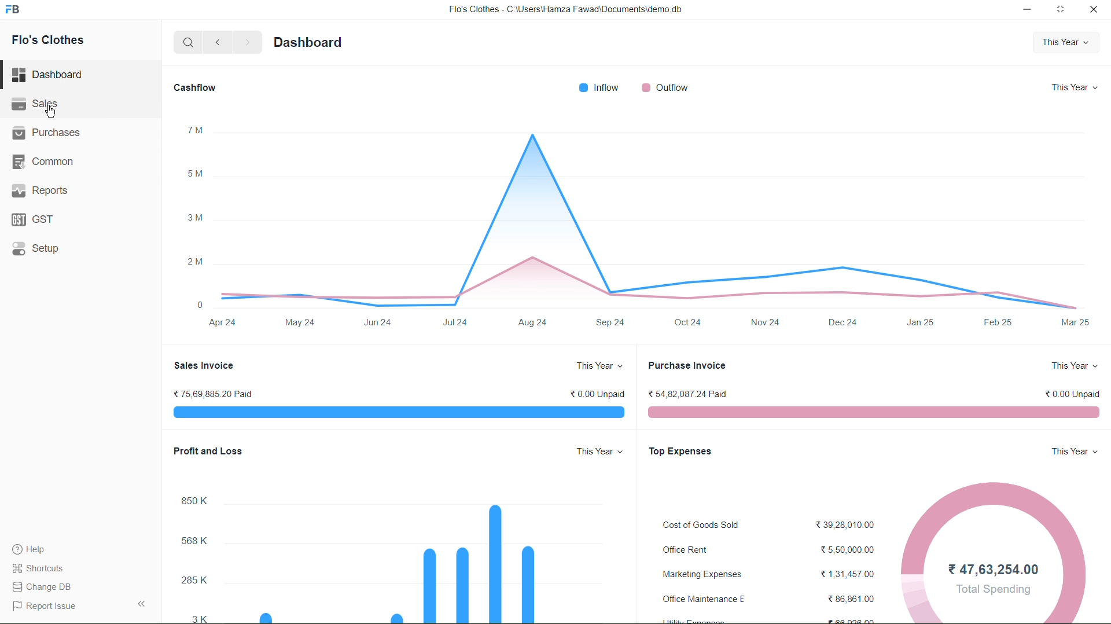 The height and width of the screenshot is (624, 1111). I want to click on Rs. 75,69,885.20 Paid, so click(215, 392).